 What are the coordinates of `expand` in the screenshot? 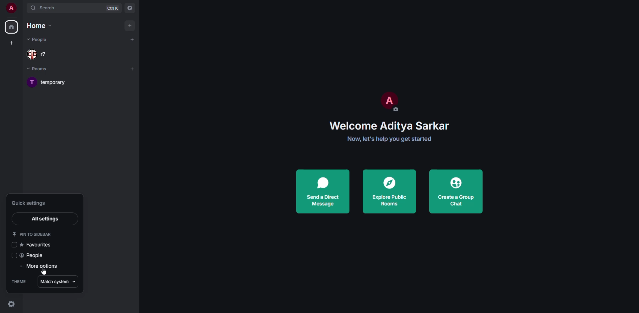 It's located at (22, 8).